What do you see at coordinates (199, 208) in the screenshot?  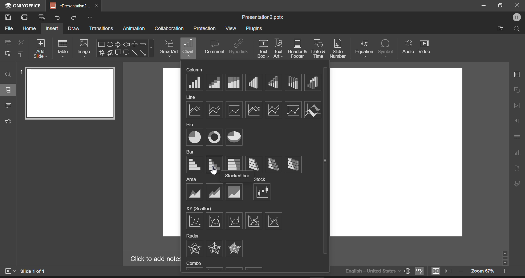 I see `XY (Scatter)` at bounding box center [199, 208].